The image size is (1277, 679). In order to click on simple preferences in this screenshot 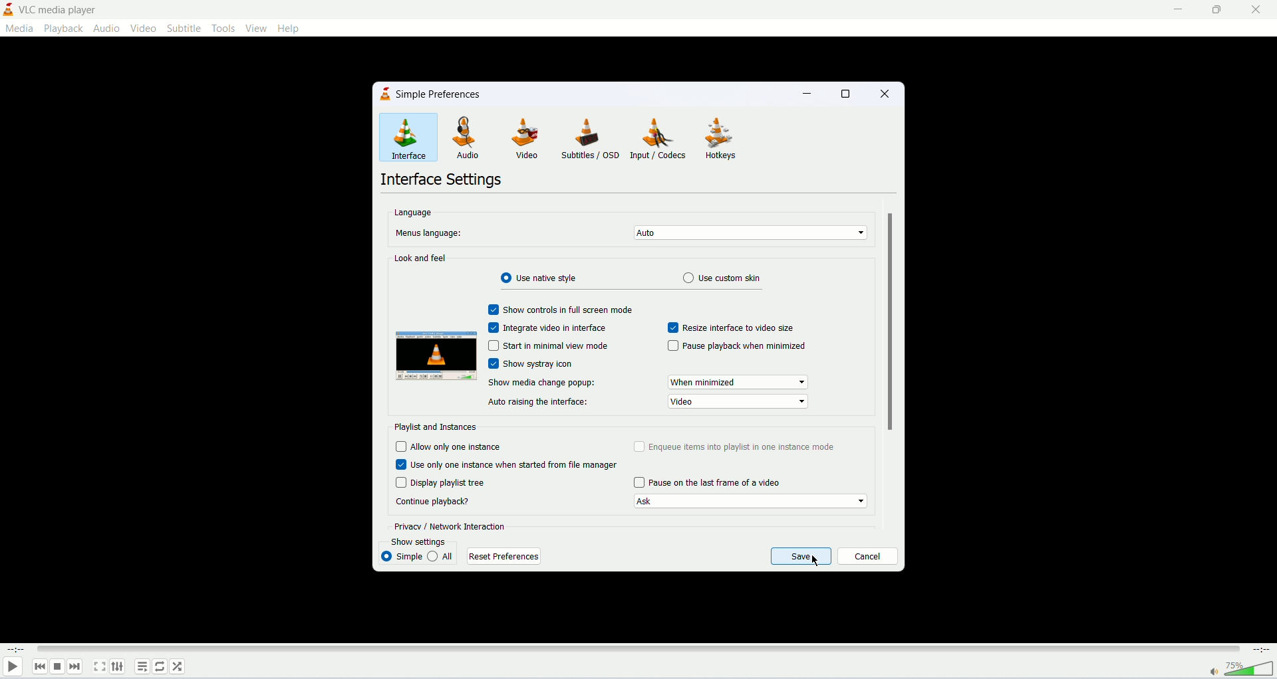, I will do `click(448, 95)`.